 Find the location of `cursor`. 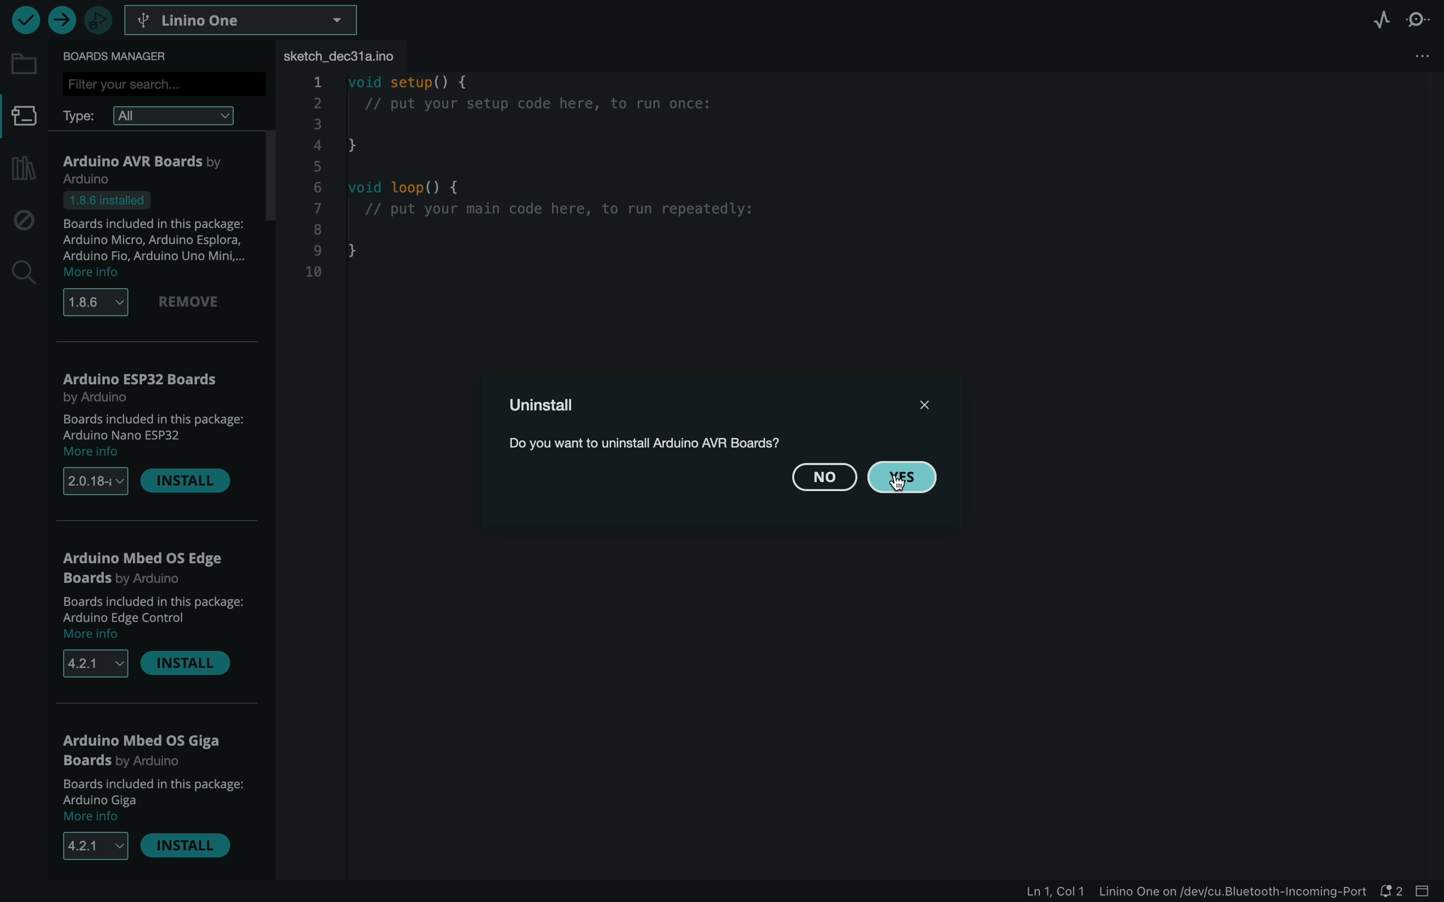

cursor is located at coordinates (896, 484).